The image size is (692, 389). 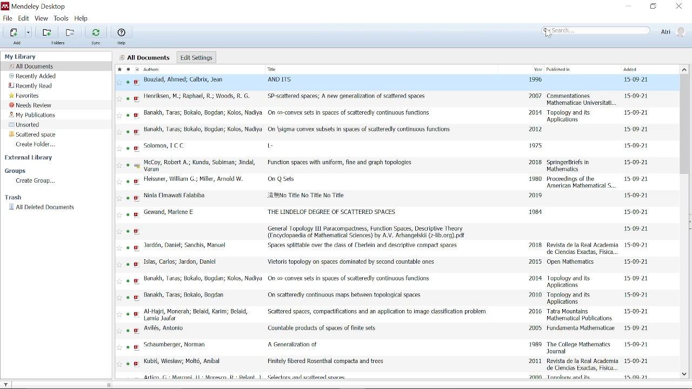 What do you see at coordinates (192, 70) in the screenshot?
I see `Authors` at bounding box center [192, 70].